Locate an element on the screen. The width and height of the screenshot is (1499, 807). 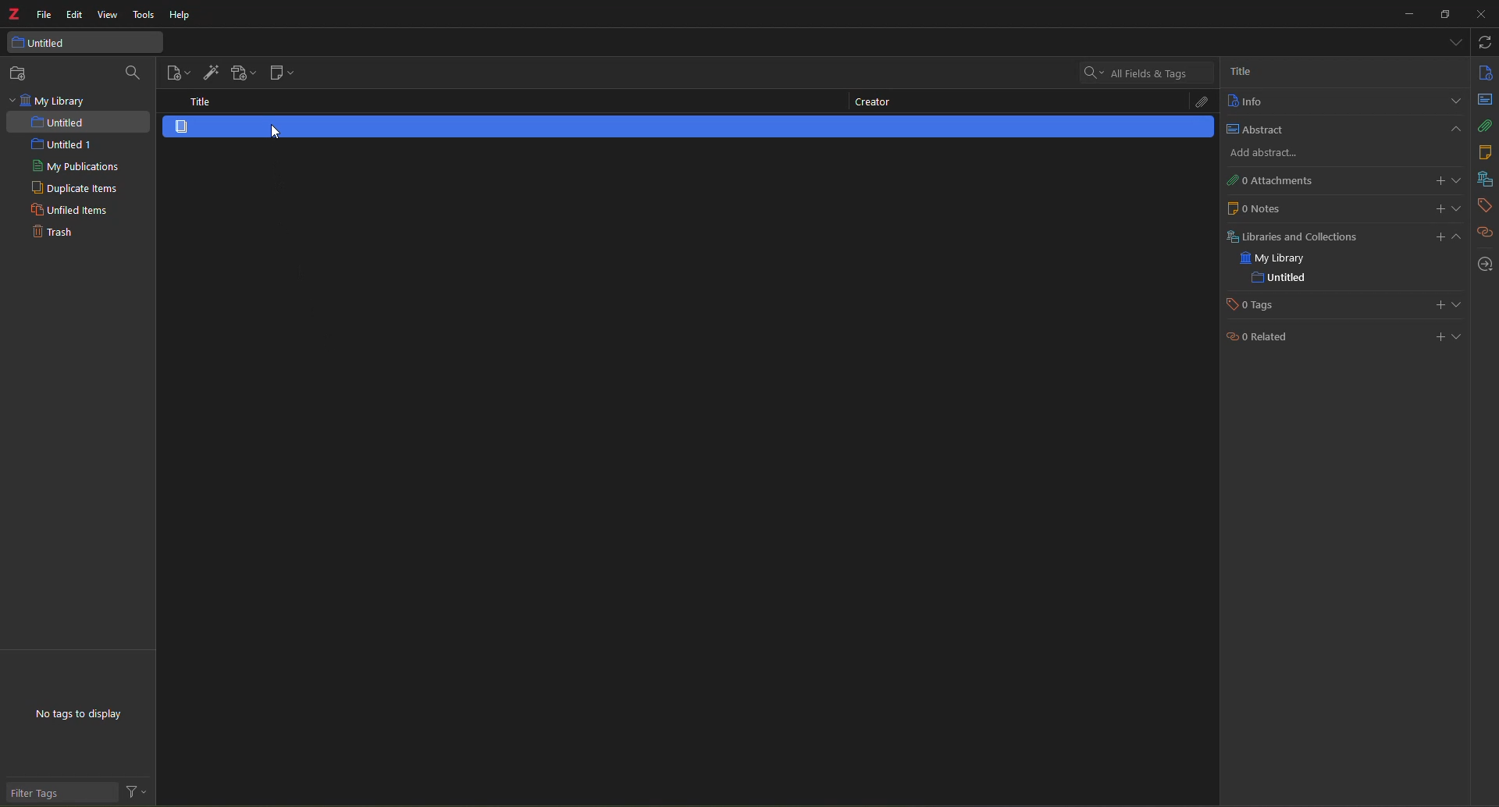
expand is located at coordinates (1460, 336).